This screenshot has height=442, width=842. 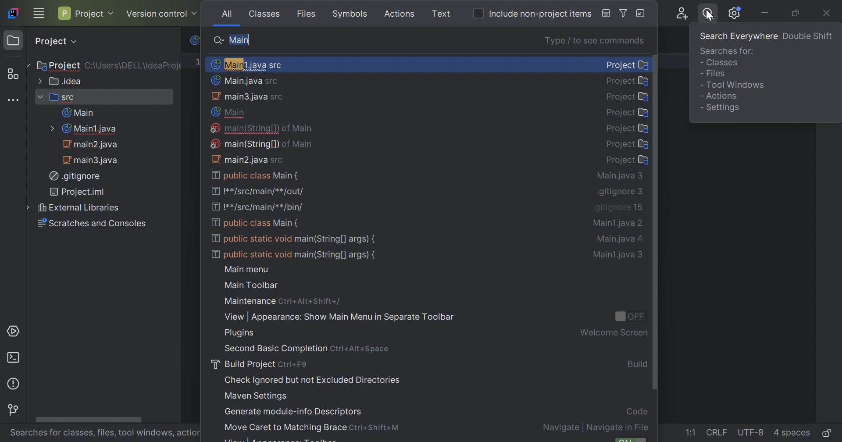 What do you see at coordinates (294, 239) in the screenshot?
I see `public static voic main(String[]args)` at bounding box center [294, 239].